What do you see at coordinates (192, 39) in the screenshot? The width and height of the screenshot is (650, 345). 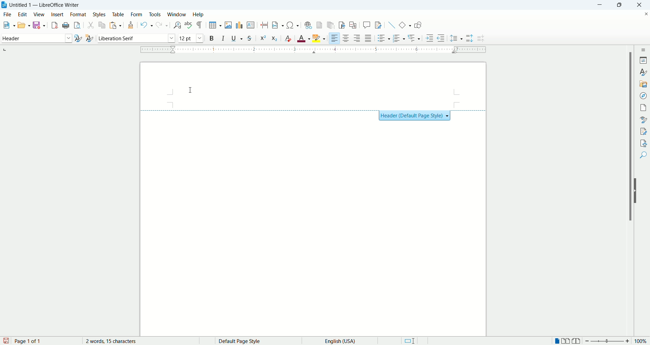 I see `font size` at bounding box center [192, 39].